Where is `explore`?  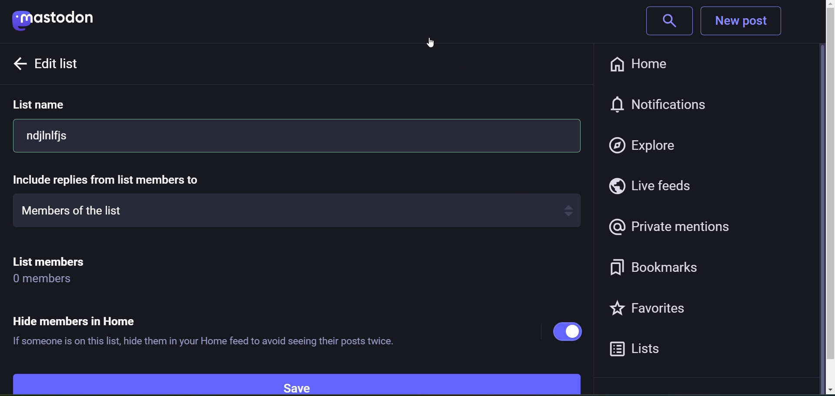 explore is located at coordinates (646, 145).